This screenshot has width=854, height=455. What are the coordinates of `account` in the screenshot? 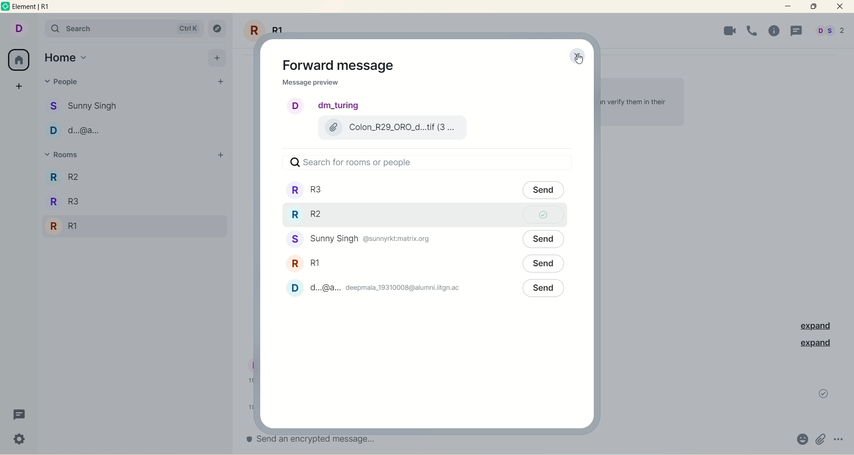 It's located at (325, 106).